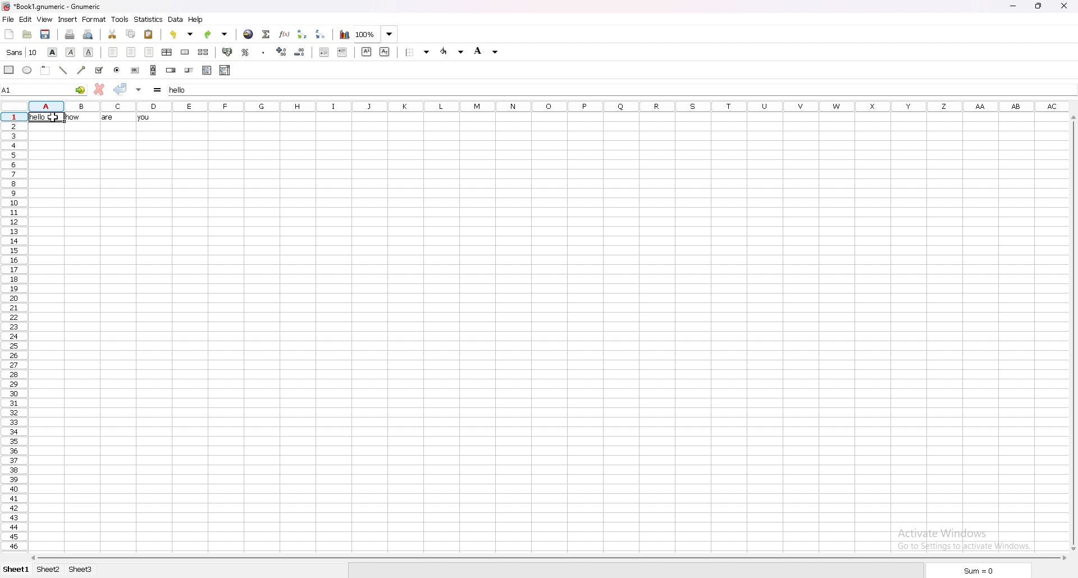 The height and width of the screenshot is (578, 1078). I want to click on resize, so click(1040, 6).